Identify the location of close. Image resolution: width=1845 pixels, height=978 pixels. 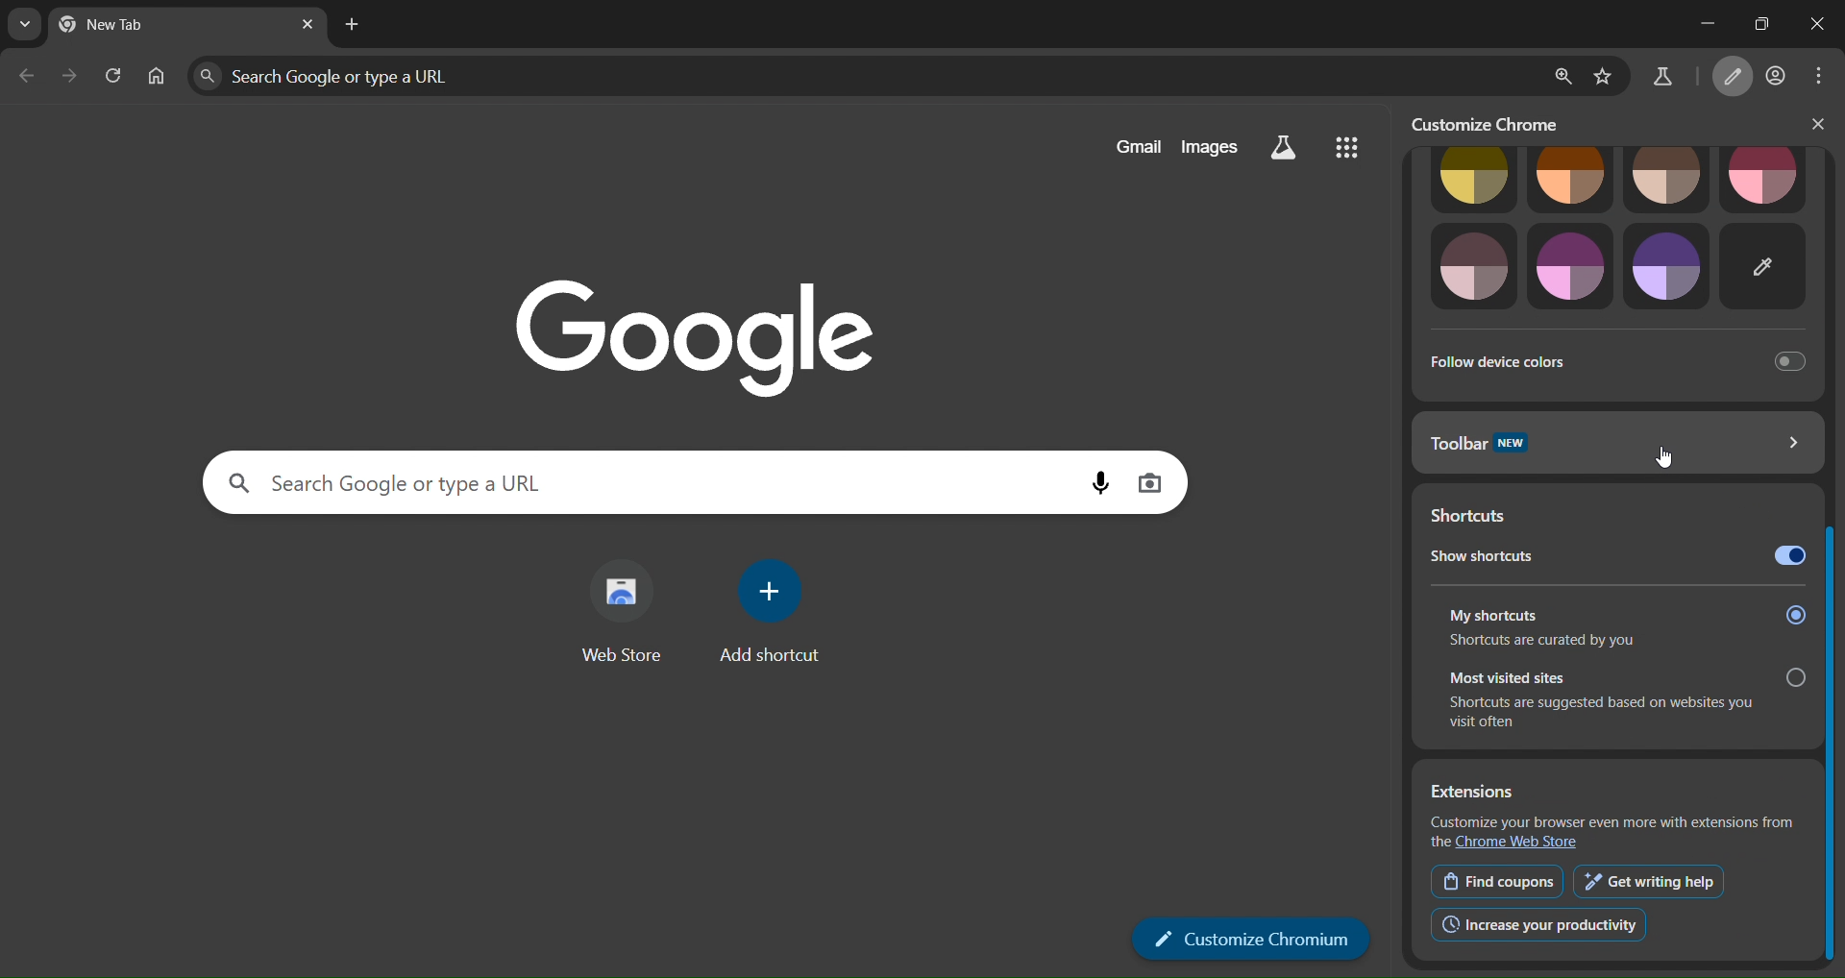
(1819, 27).